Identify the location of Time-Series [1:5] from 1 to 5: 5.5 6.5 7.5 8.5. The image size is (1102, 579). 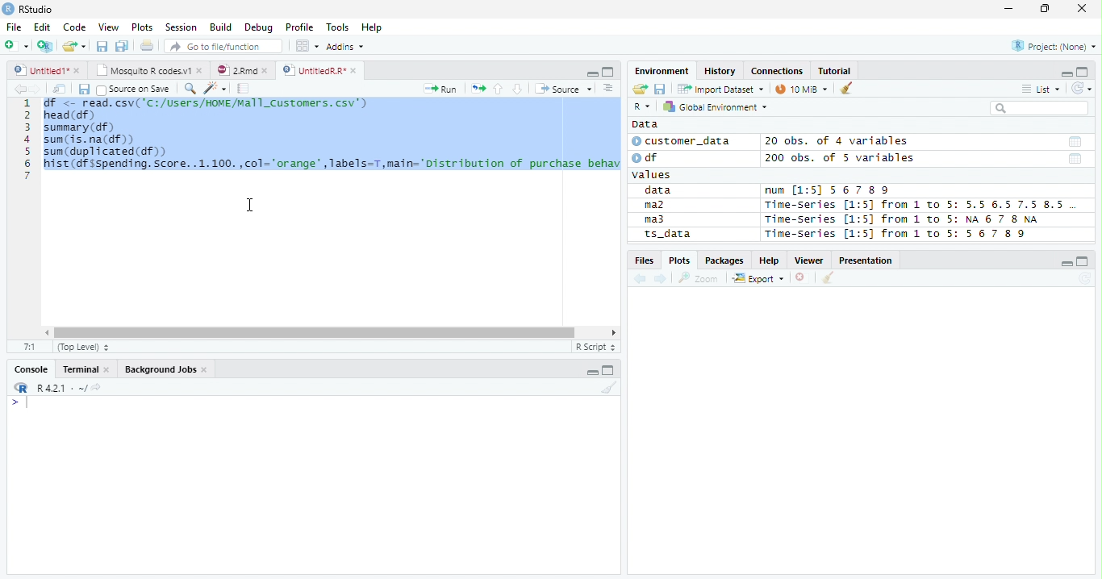
(917, 206).